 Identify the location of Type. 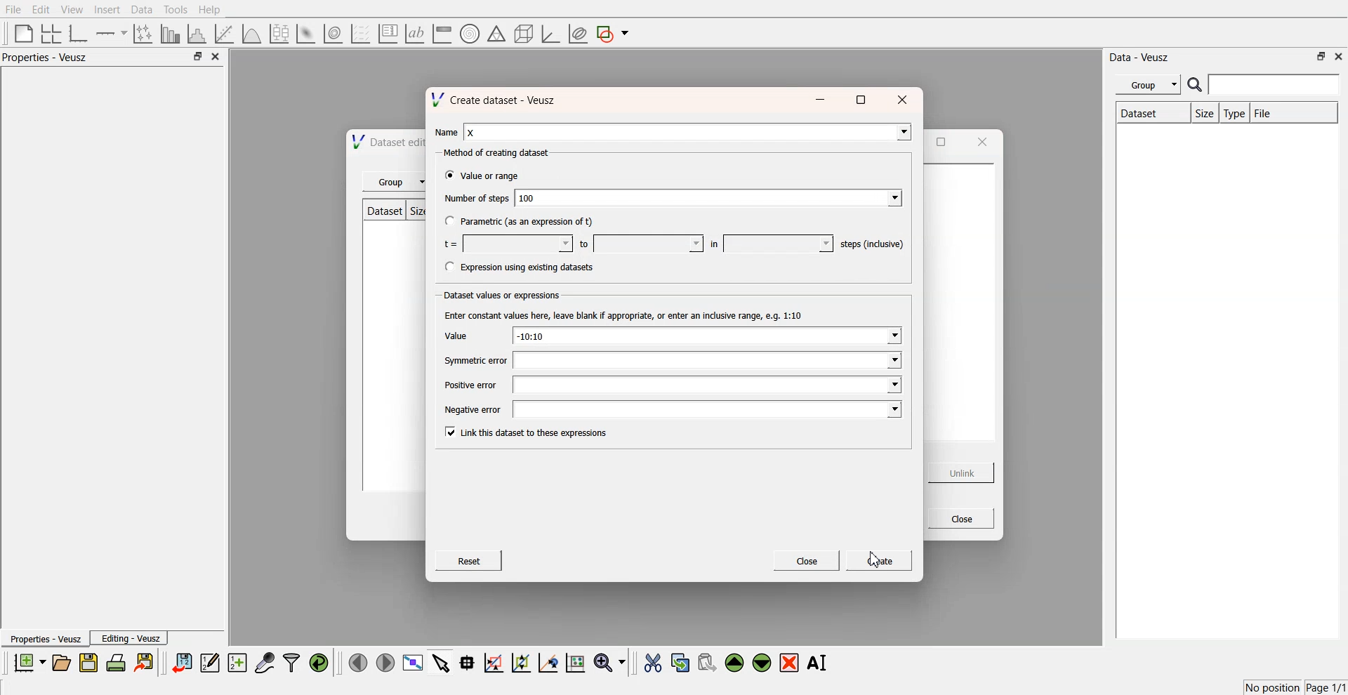
(1234, 114).